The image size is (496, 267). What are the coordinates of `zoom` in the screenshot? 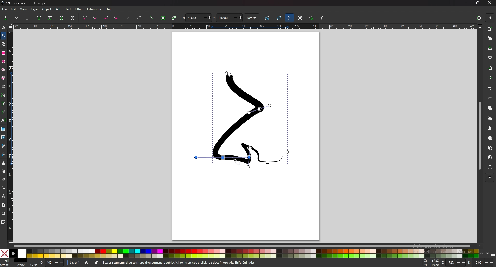 It's located at (4, 214).